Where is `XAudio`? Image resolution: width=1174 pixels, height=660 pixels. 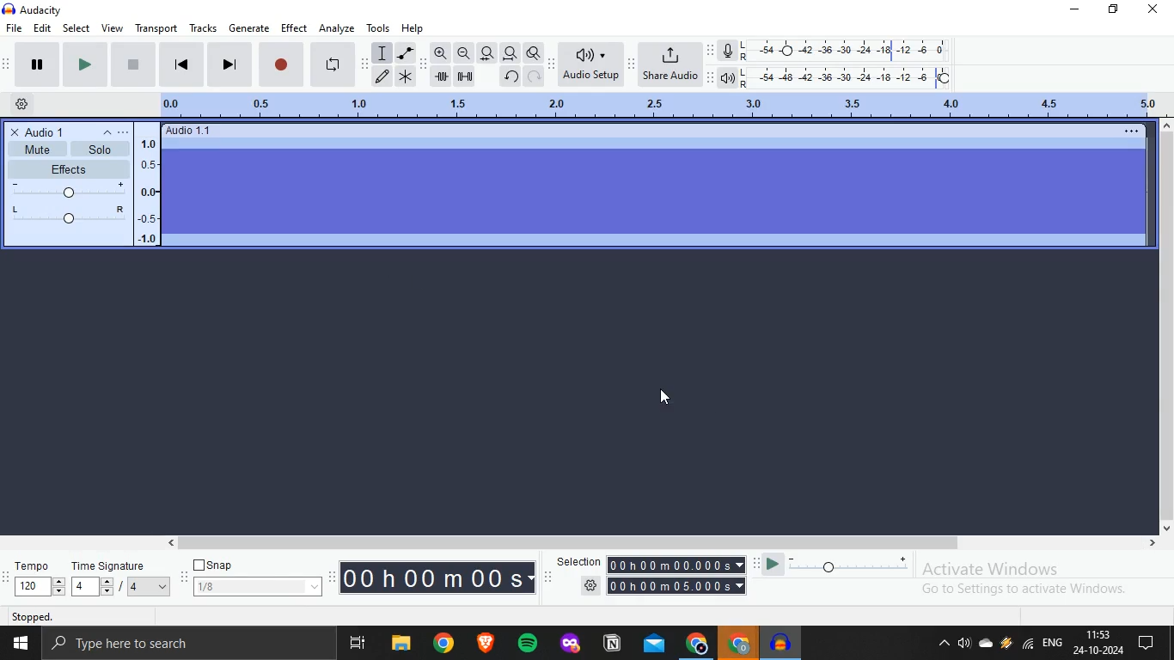 XAudio is located at coordinates (37, 131).